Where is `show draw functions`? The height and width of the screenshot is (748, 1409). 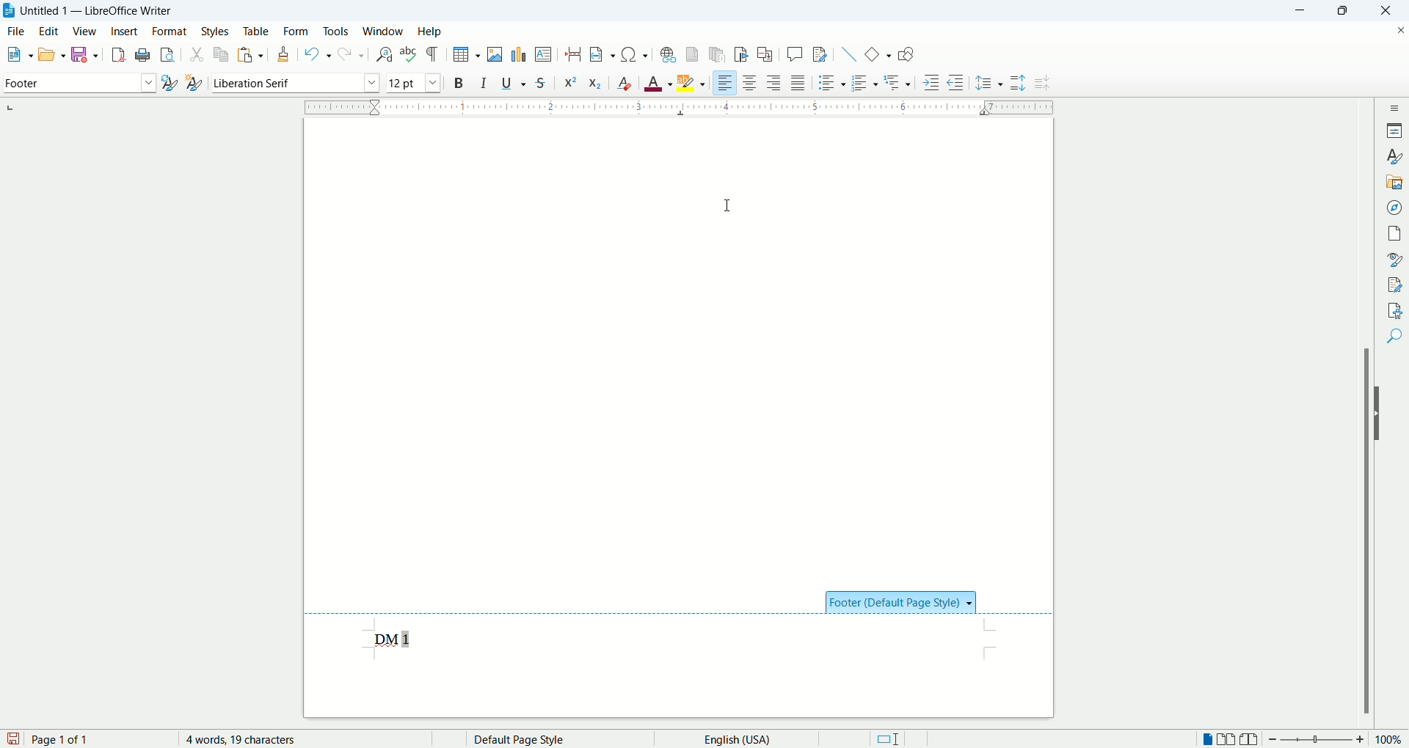 show draw functions is located at coordinates (906, 56).